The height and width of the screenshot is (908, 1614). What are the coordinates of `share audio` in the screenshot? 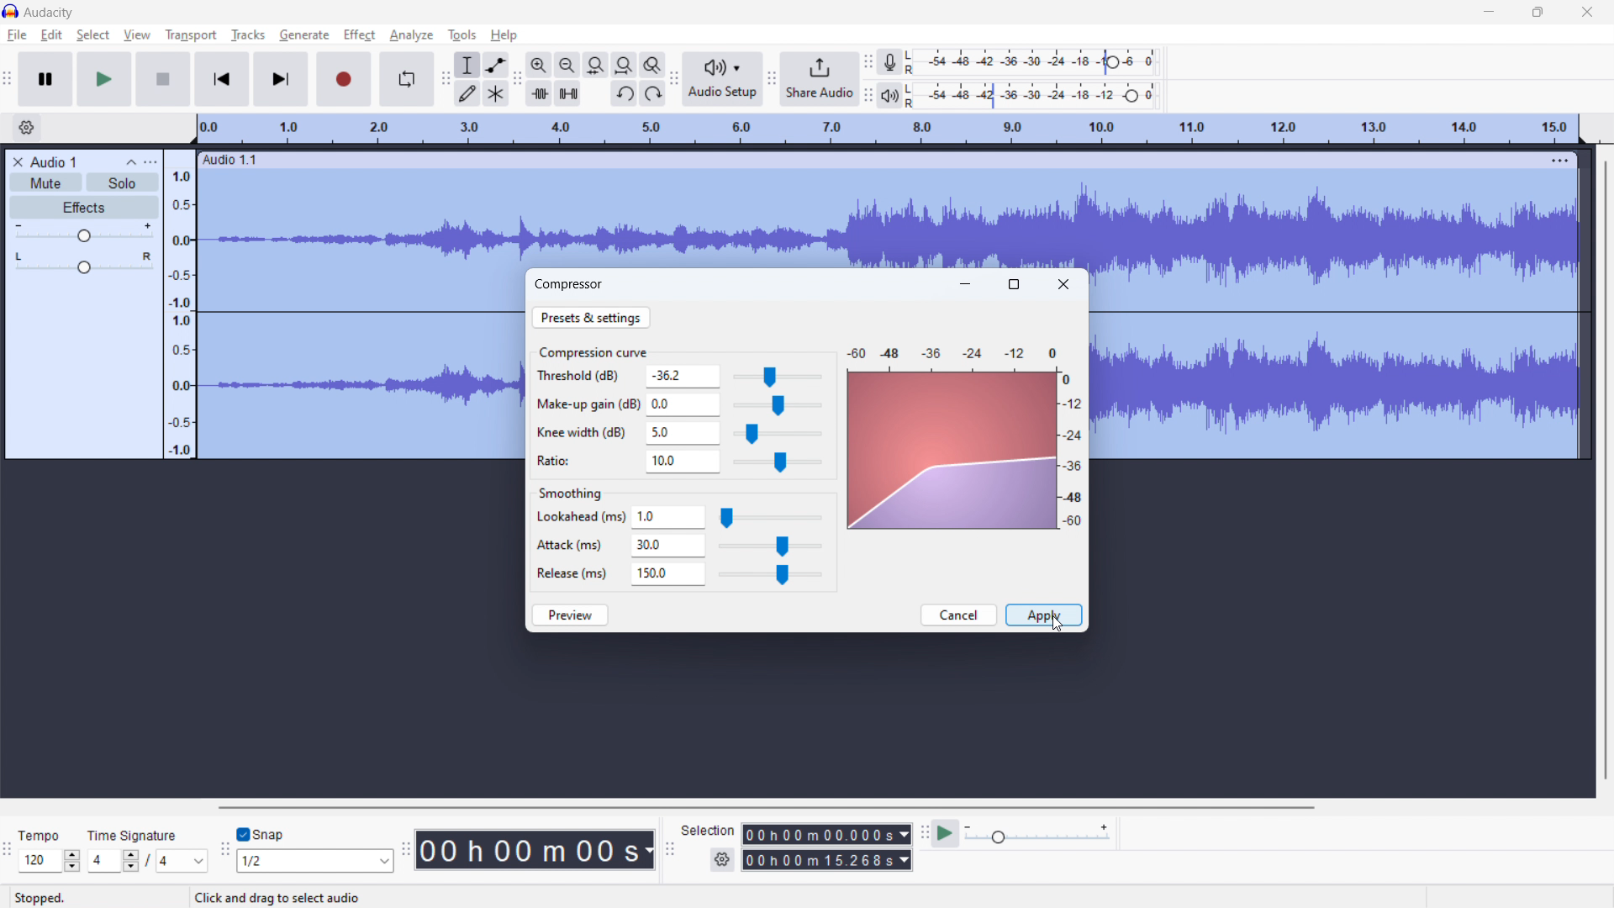 It's located at (820, 77).